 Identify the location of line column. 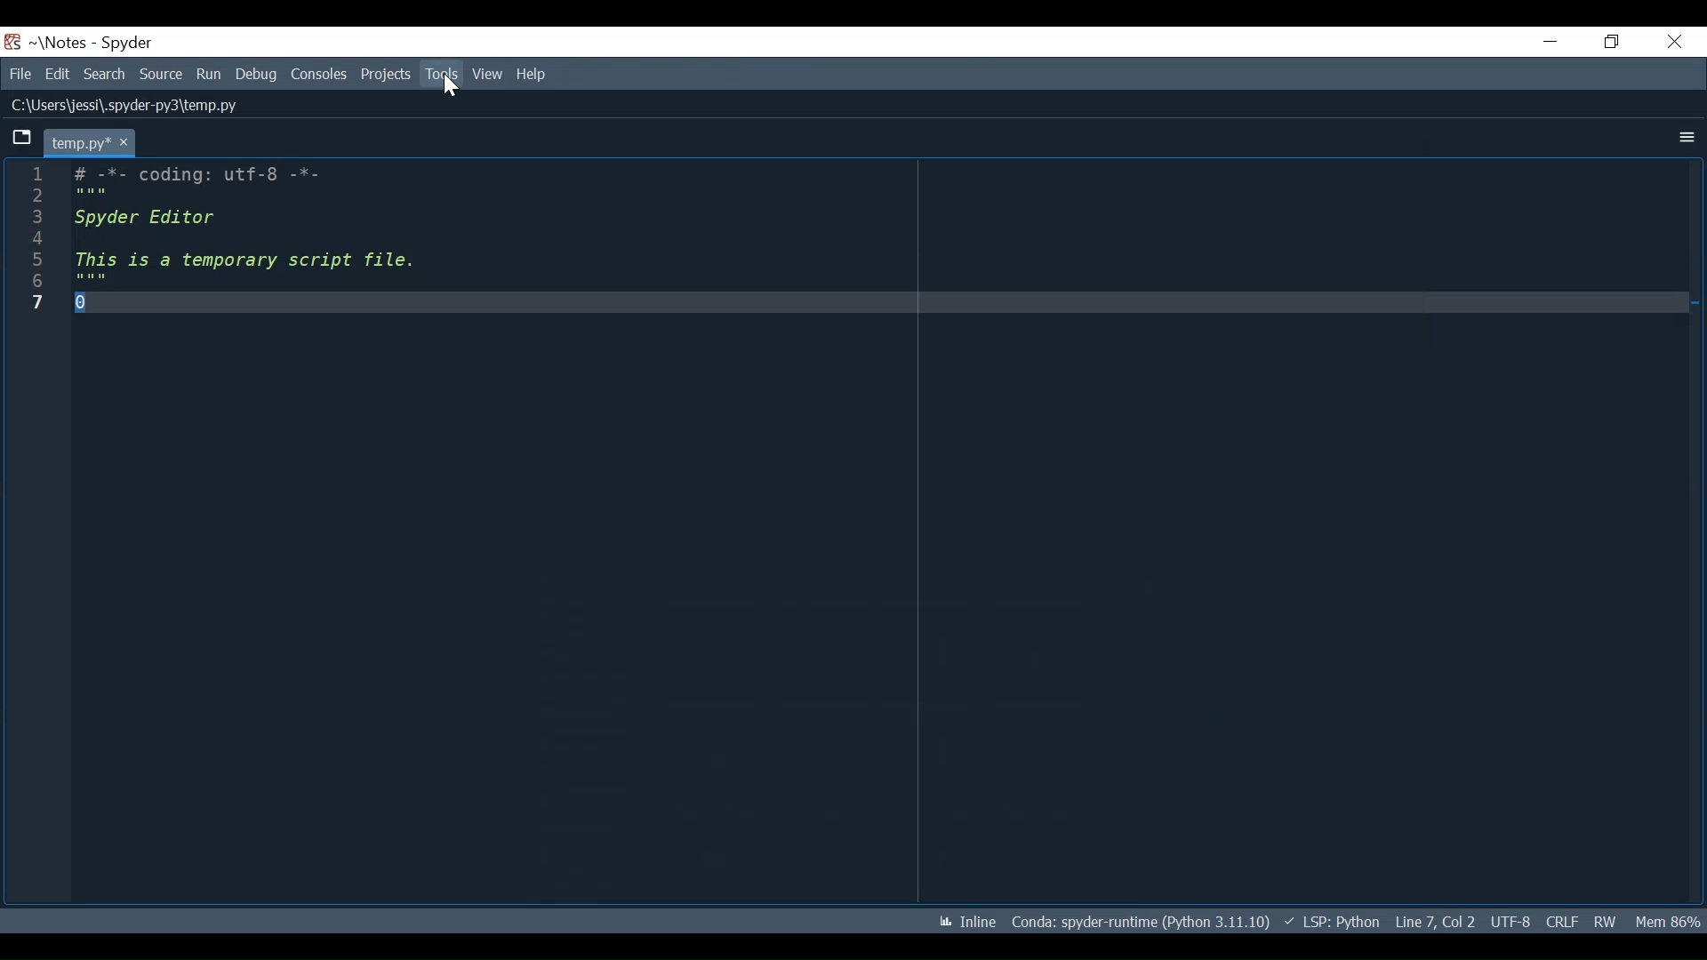
(40, 533).